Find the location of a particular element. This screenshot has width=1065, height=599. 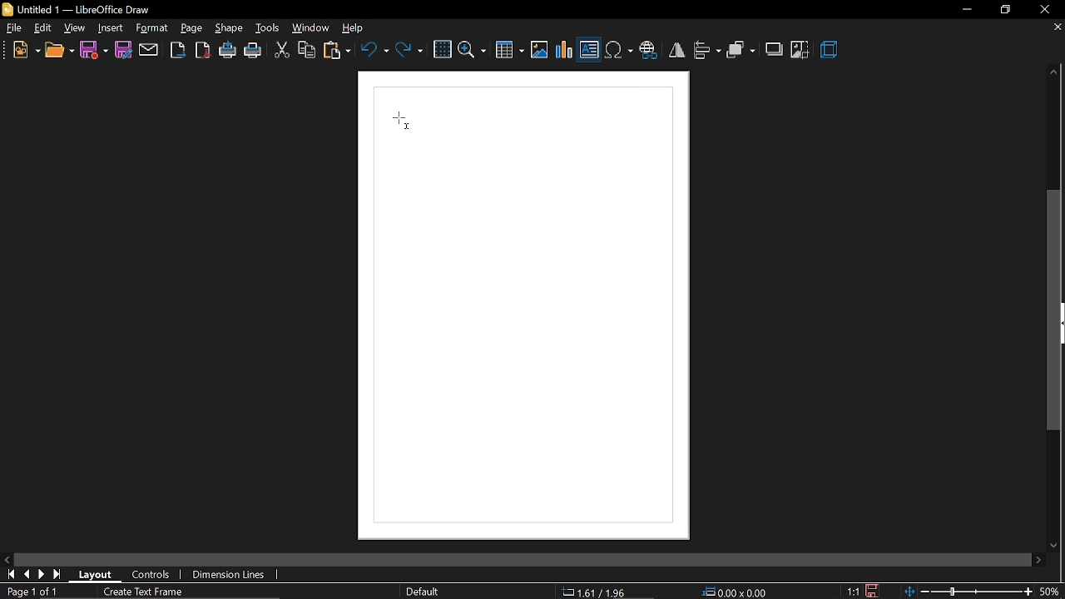

scaling factor is located at coordinates (854, 592).